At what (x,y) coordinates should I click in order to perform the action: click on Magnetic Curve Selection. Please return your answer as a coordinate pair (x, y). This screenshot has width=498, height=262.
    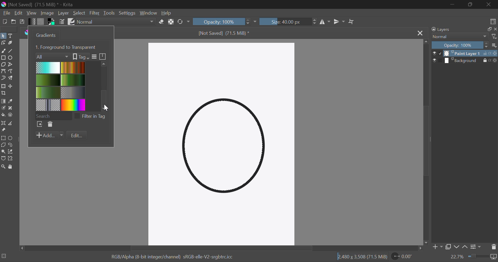
    Looking at the image, I should click on (12, 159).